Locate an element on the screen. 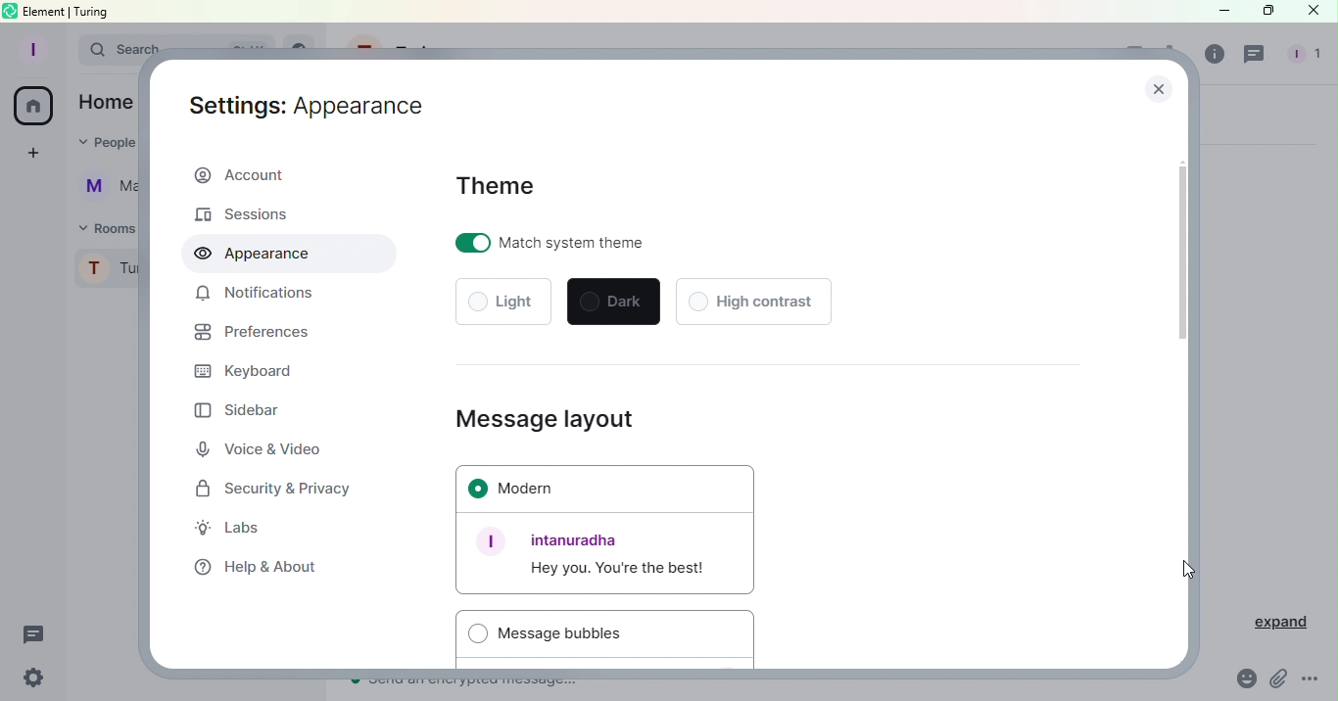 The height and width of the screenshot is (701, 1338). Light is located at coordinates (503, 301).